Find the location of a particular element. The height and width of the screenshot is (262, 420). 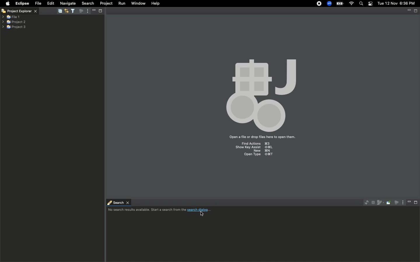

Search is located at coordinates (118, 202).